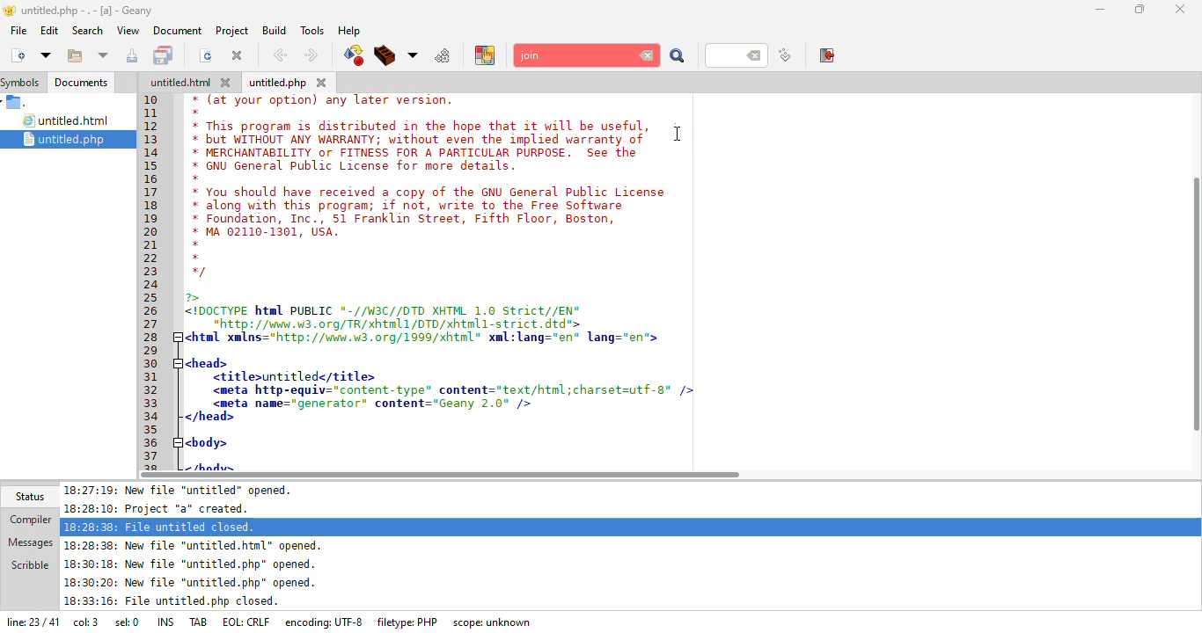  I want to click on 18:33:16: file untitled.php closed., so click(172, 603).